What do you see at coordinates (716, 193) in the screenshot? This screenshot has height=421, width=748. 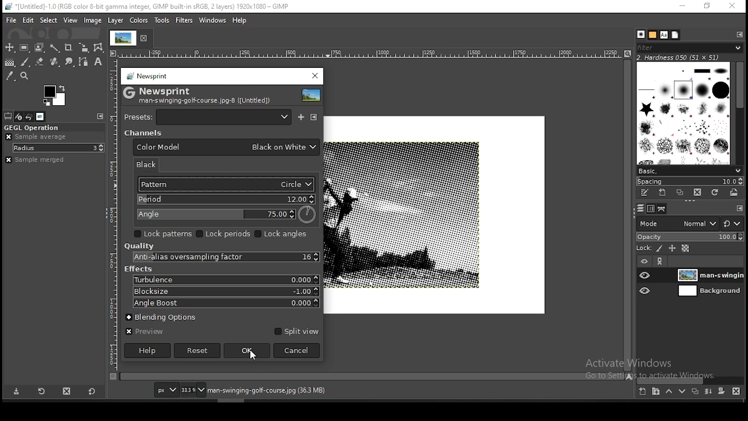 I see `refresh brushes` at bounding box center [716, 193].